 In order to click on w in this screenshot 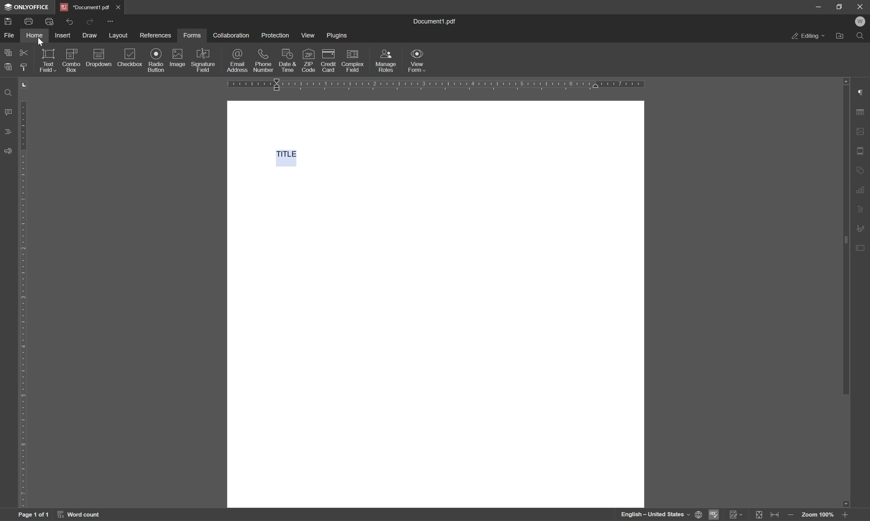, I will do `click(861, 21)`.